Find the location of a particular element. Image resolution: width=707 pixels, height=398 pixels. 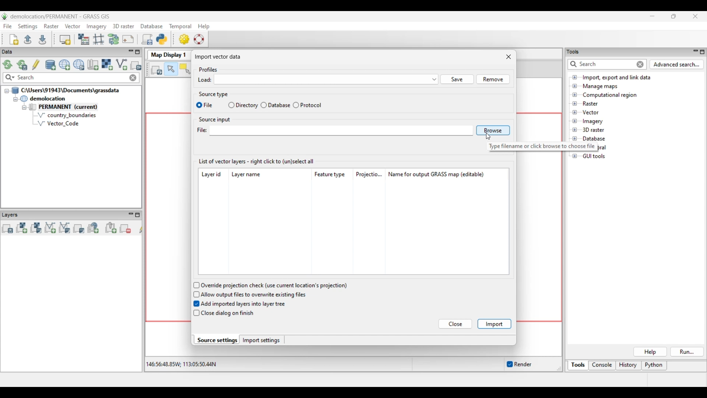

Allow output files to overwrite existing files is located at coordinates (254, 294).